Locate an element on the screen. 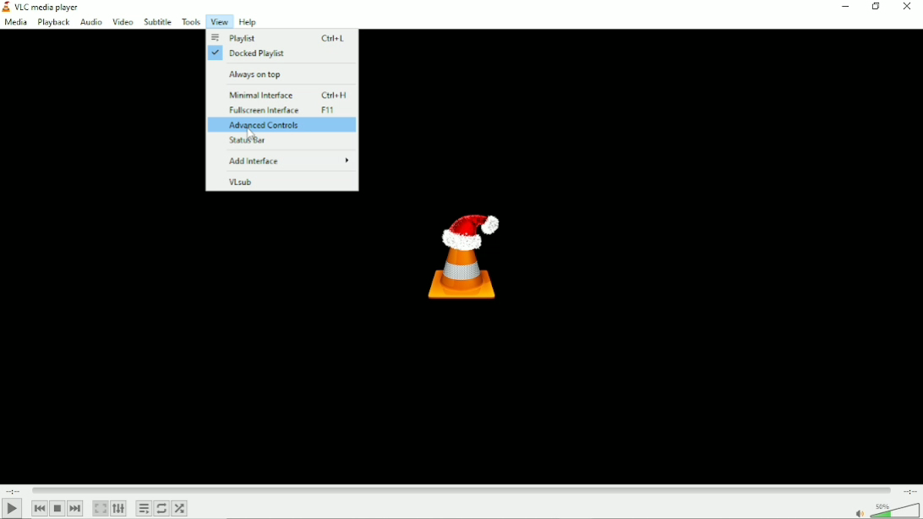 The width and height of the screenshot is (923, 519). Toggle playlist is located at coordinates (144, 508).